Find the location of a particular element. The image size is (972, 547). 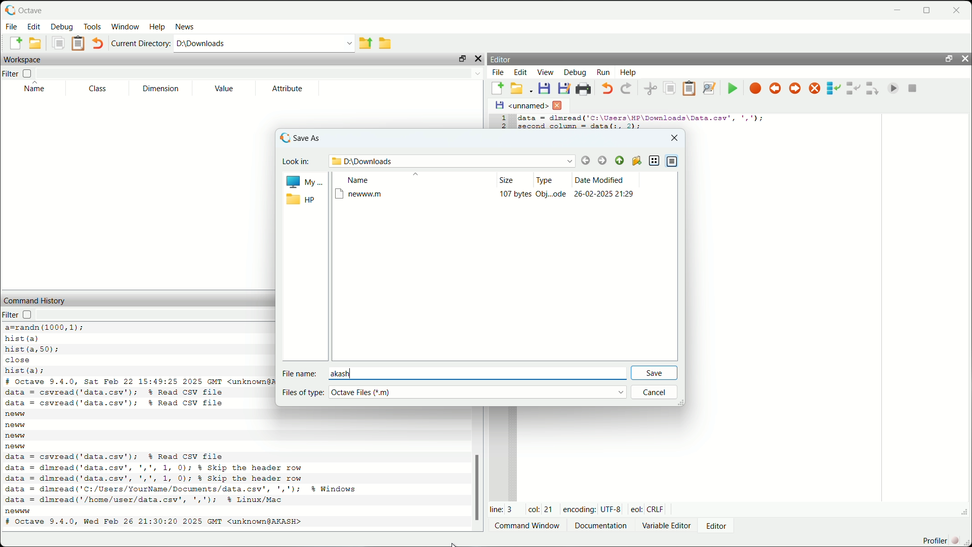

open an existing file in editor is located at coordinates (521, 90).